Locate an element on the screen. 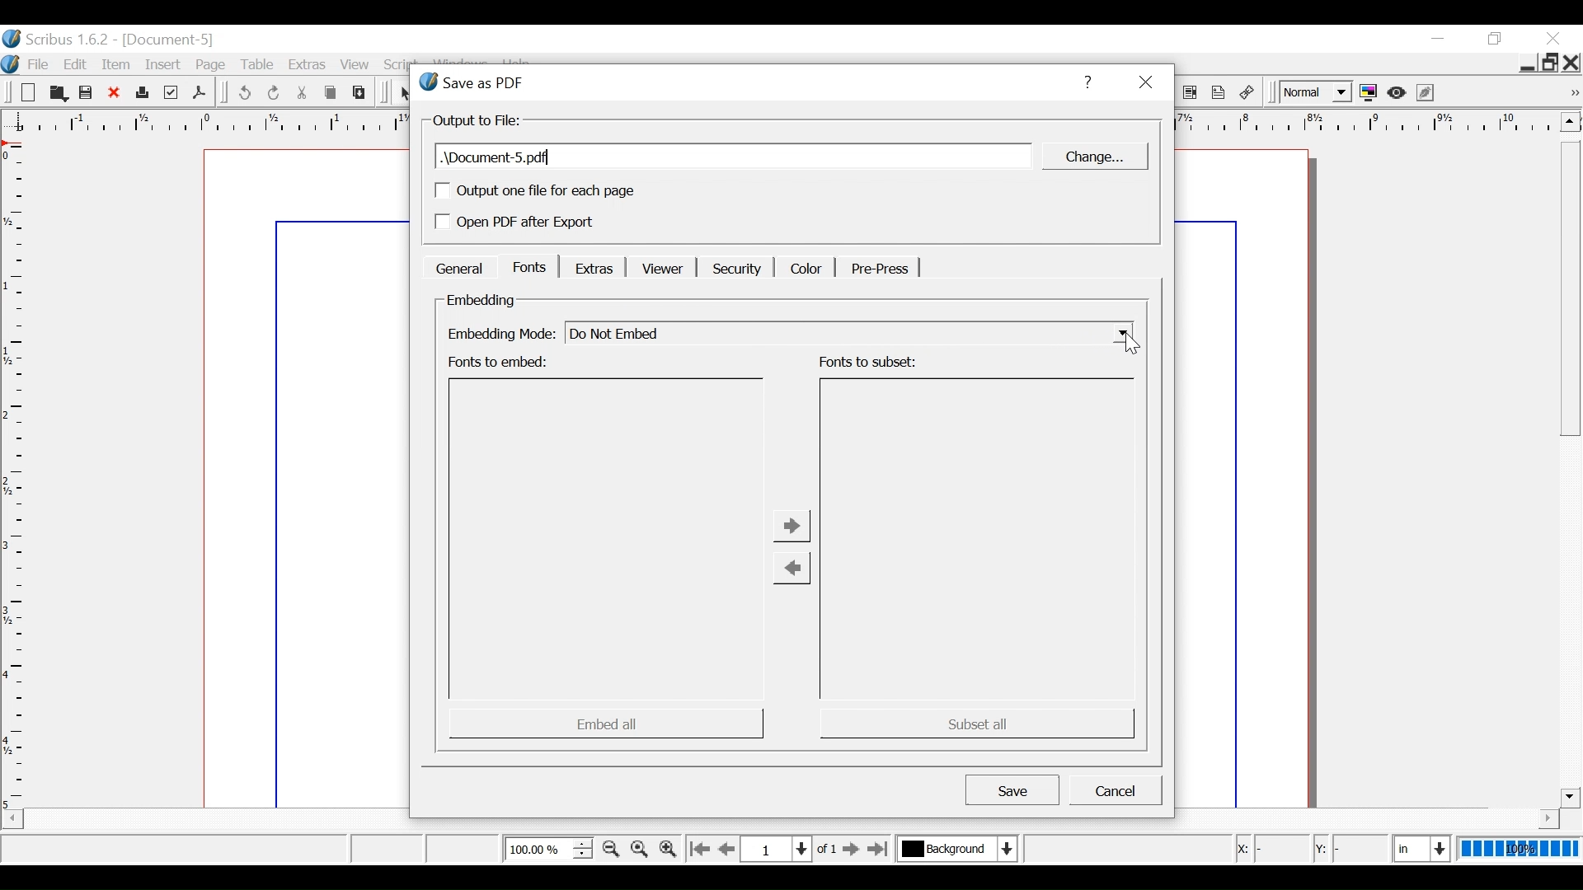 The height and width of the screenshot is (890, 1583). Fonts is located at coordinates (528, 266).